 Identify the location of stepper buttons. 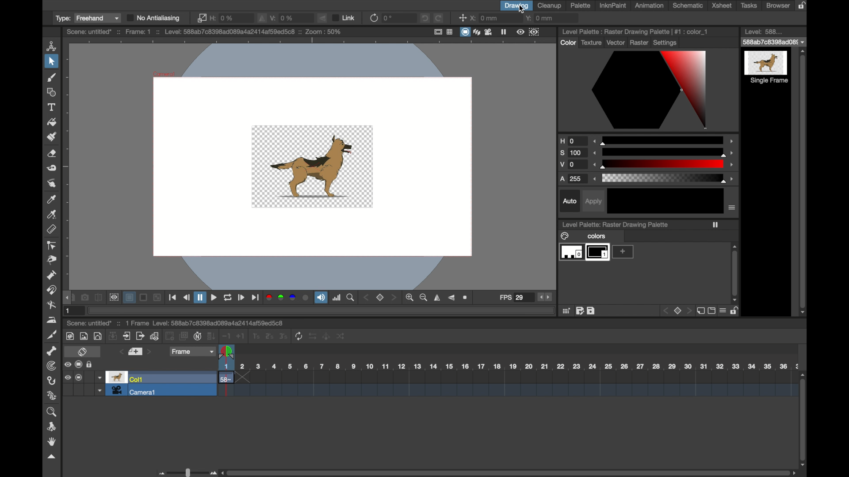
(544, 297).